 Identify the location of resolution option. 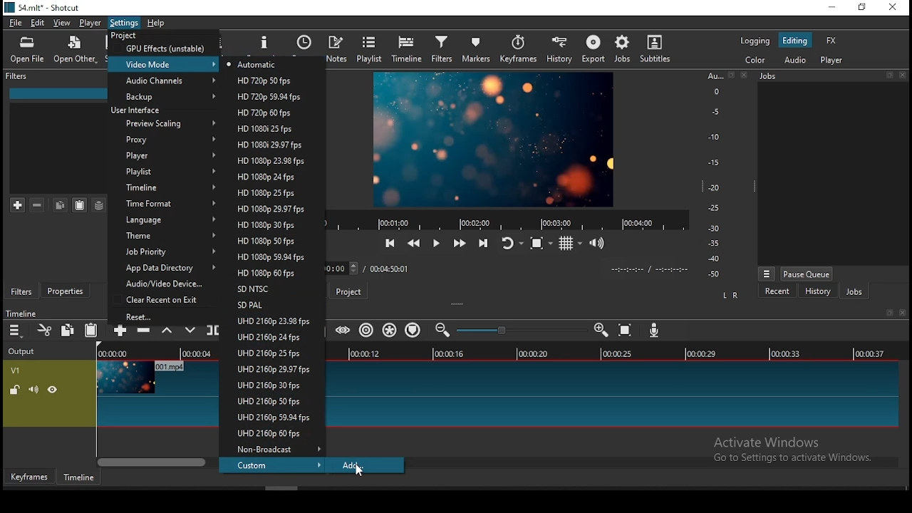
(269, 160).